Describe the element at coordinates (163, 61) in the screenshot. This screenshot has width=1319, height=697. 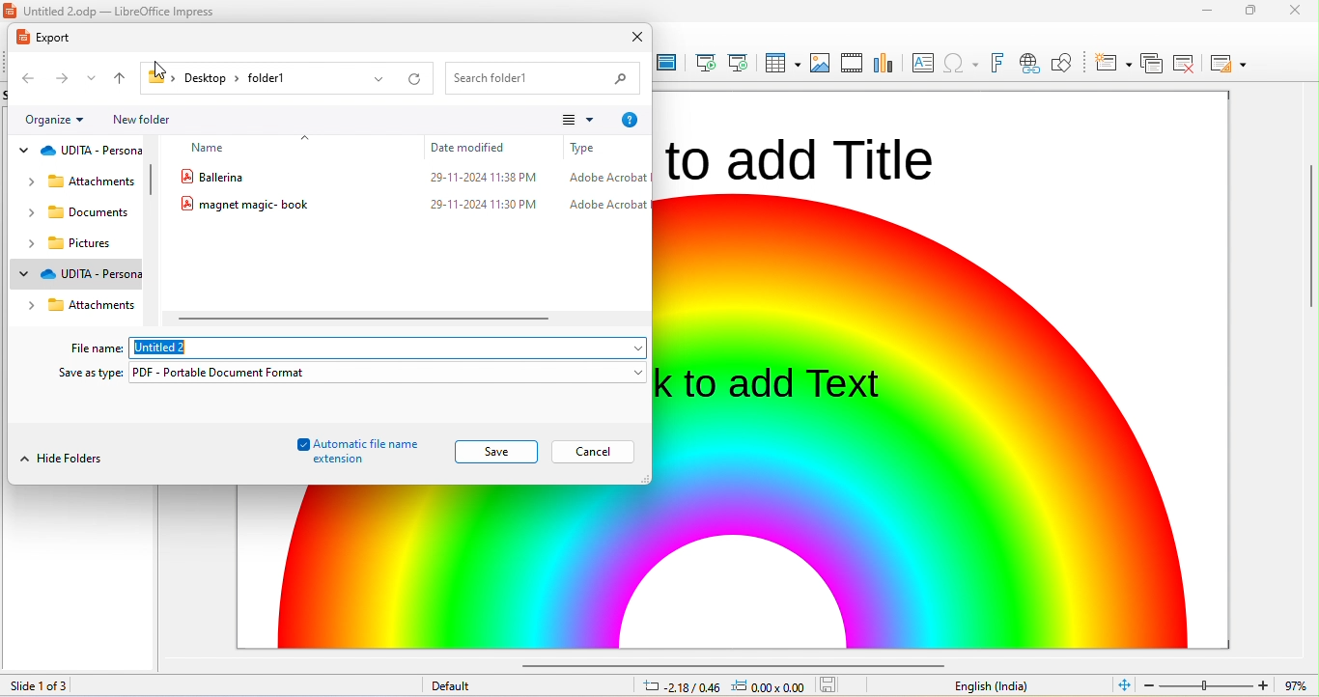
I see `cursor` at that location.